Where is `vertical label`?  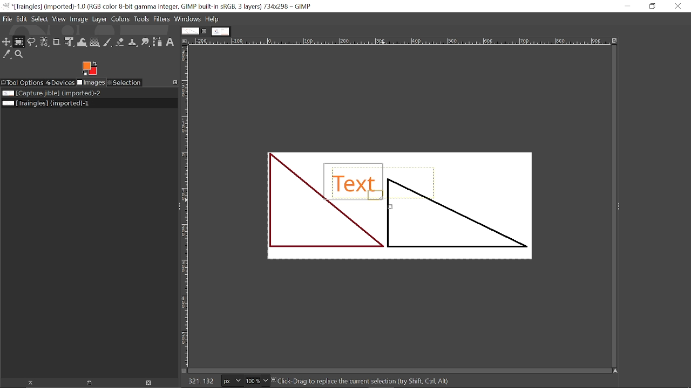 vertical label is located at coordinates (185, 207).